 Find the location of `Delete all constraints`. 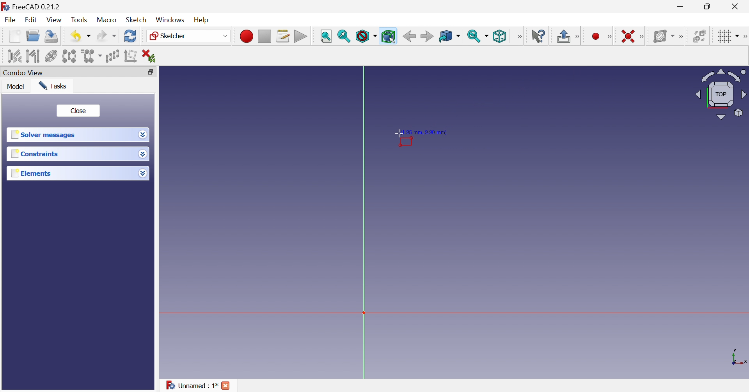

Delete all constraints is located at coordinates (149, 56).